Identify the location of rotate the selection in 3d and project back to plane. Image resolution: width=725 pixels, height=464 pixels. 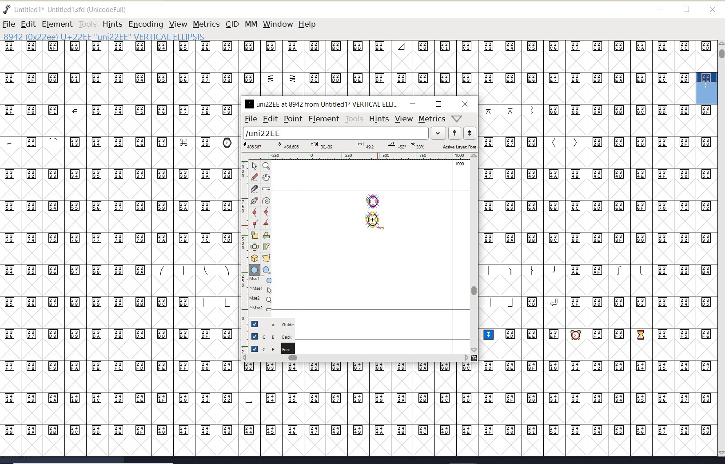
(255, 258).